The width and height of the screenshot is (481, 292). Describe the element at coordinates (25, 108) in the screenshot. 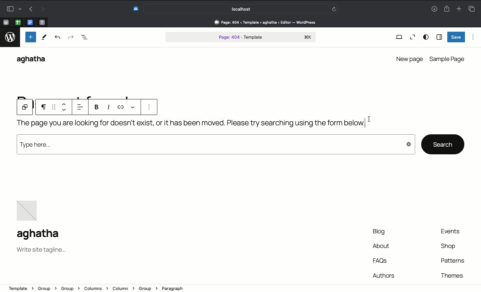

I see `Group` at that location.